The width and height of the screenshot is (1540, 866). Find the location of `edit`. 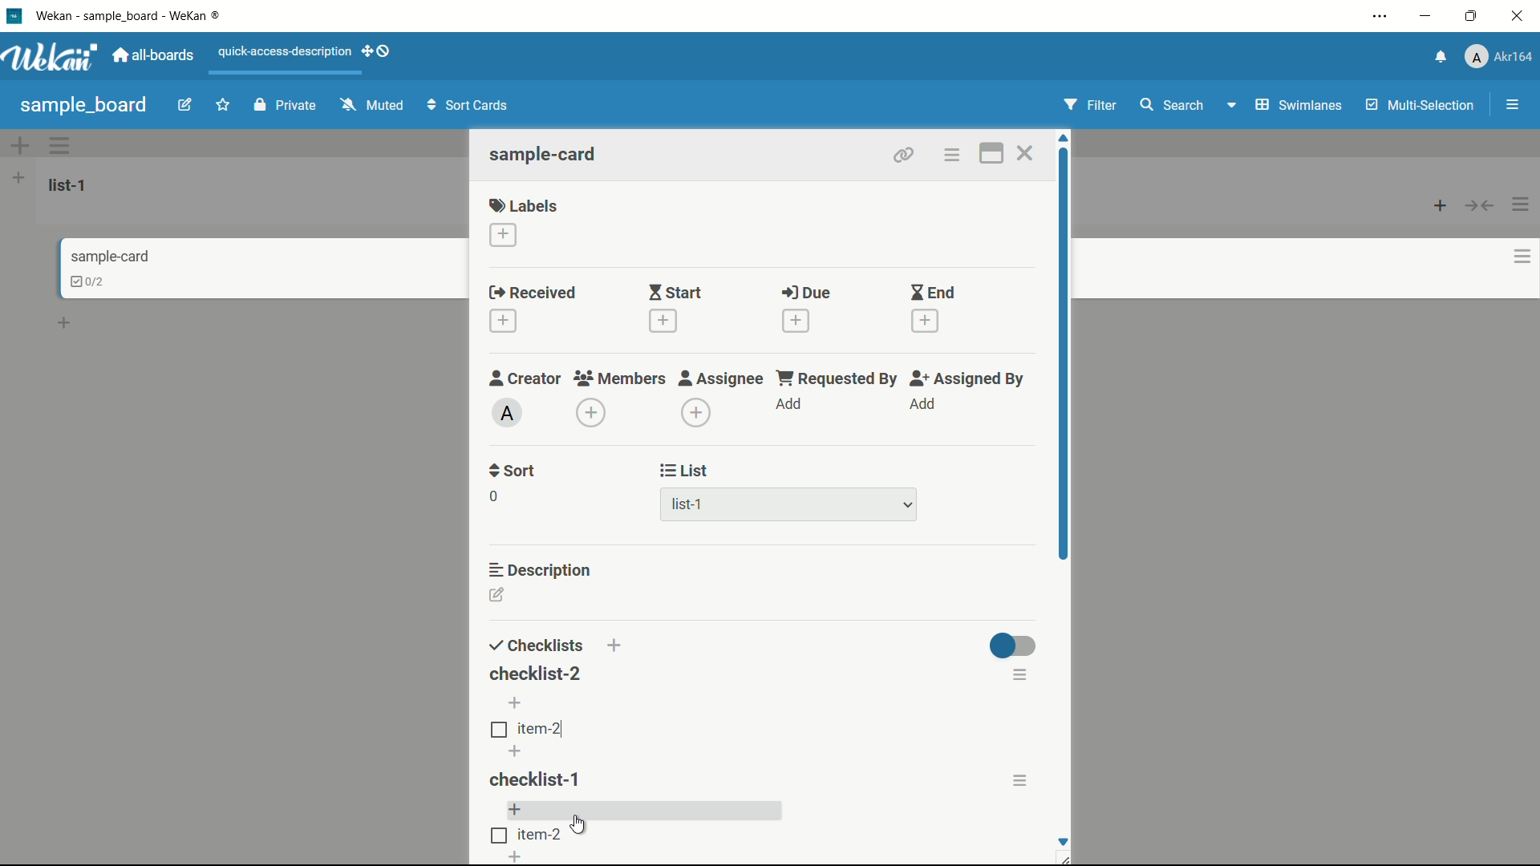

edit is located at coordinates (185, 107).